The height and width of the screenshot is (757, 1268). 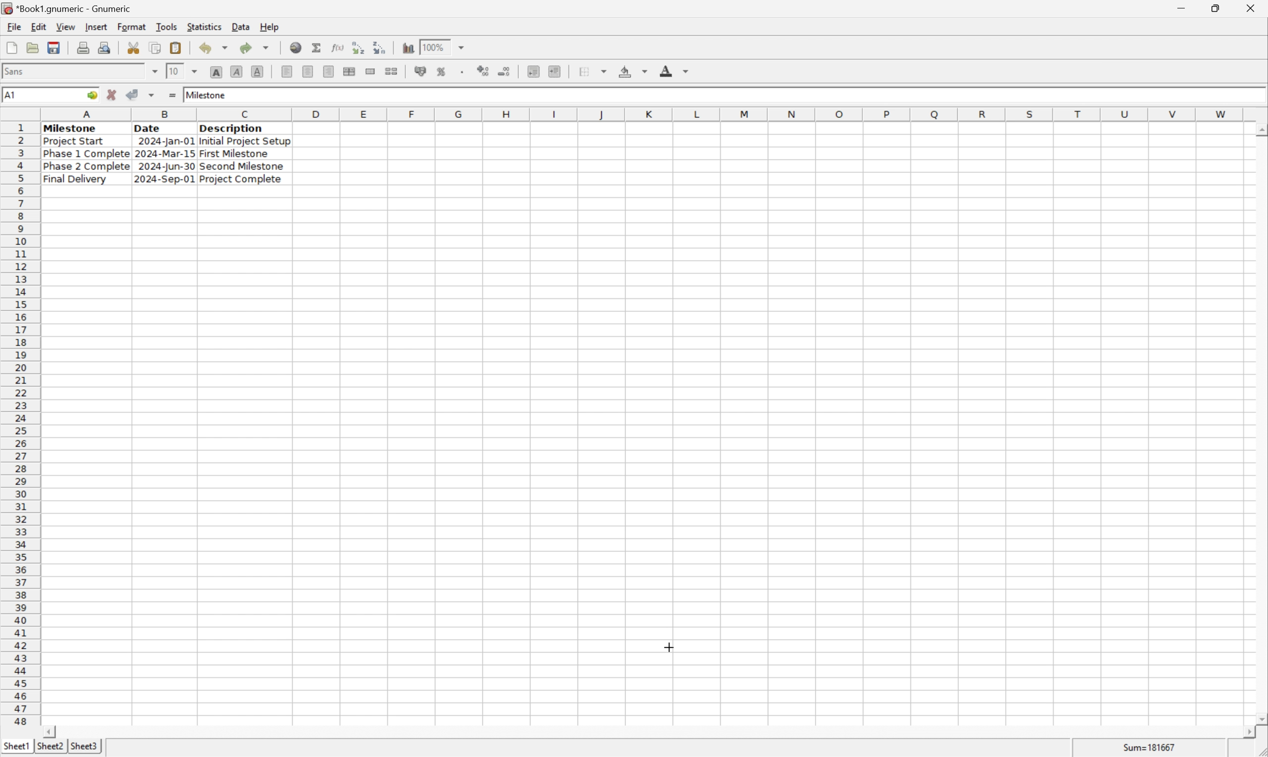 I want to click on decrease number of decimals displayed, so click(x=506, y=72).